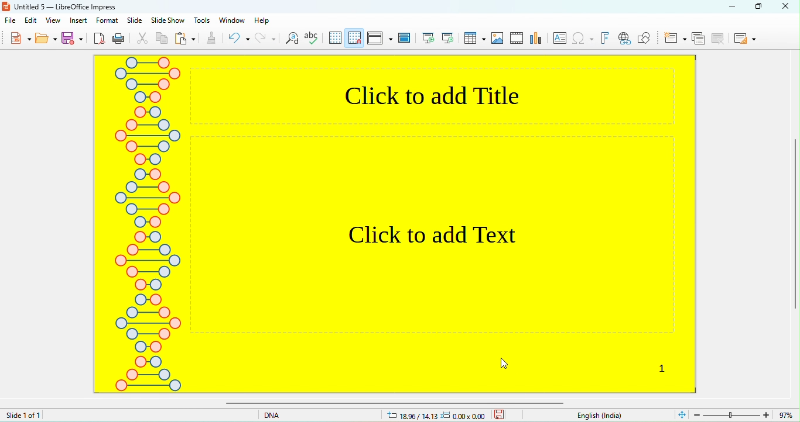  I want to click on show draw functions, so click(644, 38).